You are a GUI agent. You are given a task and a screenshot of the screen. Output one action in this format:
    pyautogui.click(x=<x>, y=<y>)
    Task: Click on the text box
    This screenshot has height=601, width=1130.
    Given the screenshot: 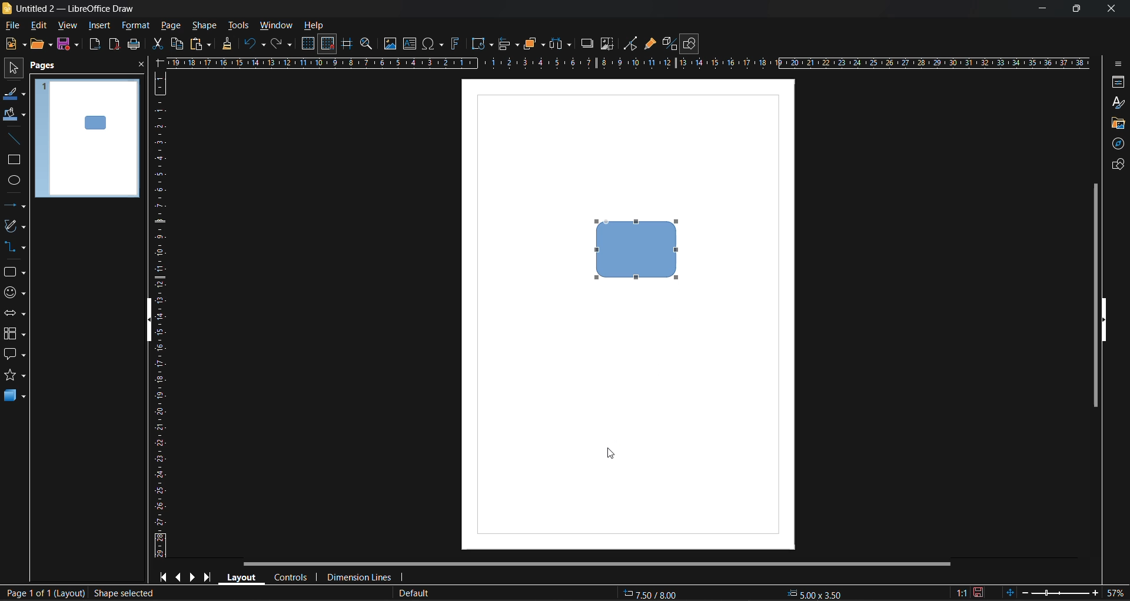 What is the action you would take?
    pyautogui.click(x=412, y=44)
    